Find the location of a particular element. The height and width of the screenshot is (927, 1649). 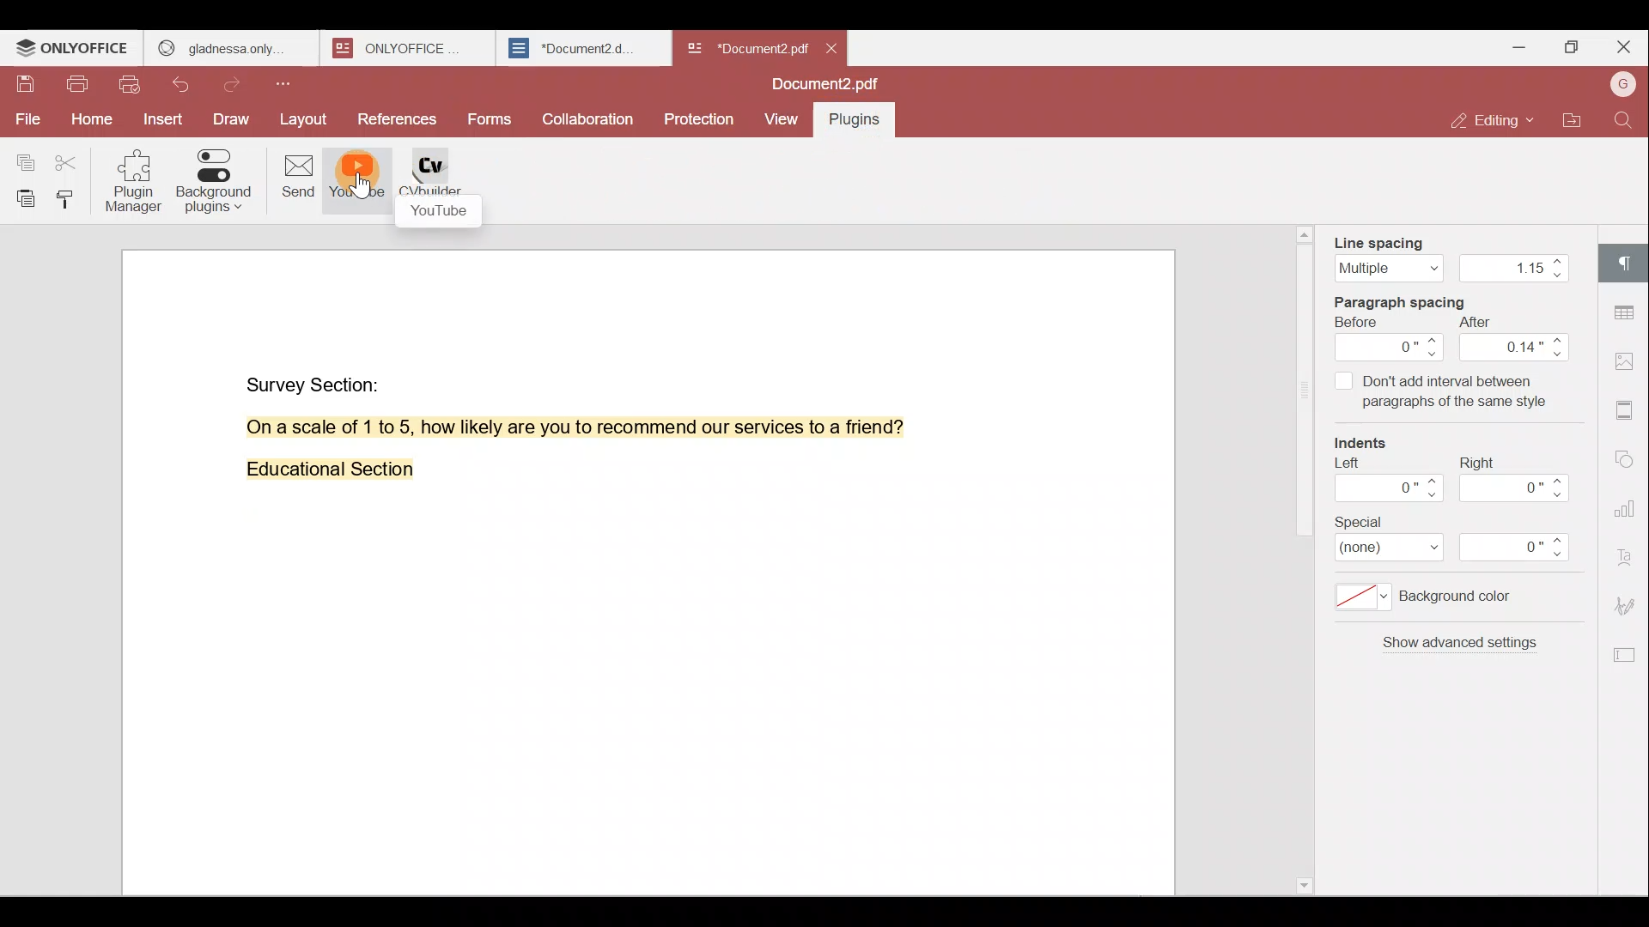

Protection is located at coordinates (703, 114).